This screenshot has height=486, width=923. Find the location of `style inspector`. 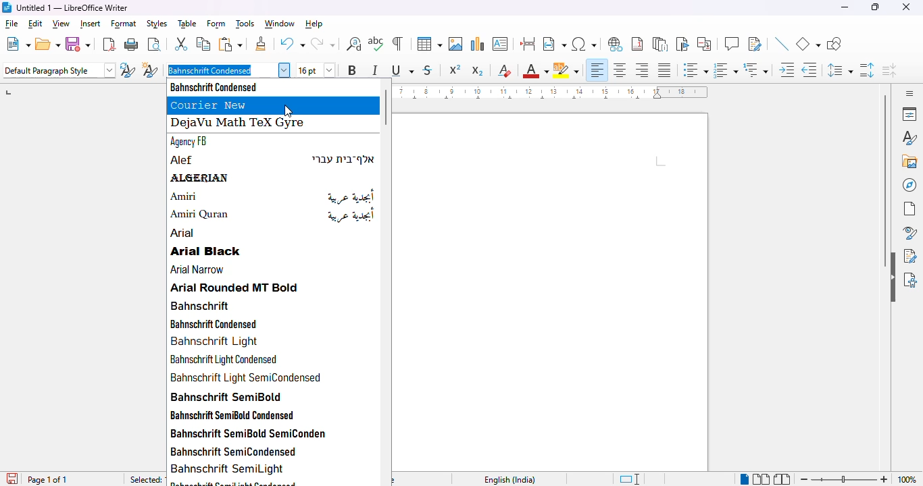

style inspector is located at coordinates (909, 233).